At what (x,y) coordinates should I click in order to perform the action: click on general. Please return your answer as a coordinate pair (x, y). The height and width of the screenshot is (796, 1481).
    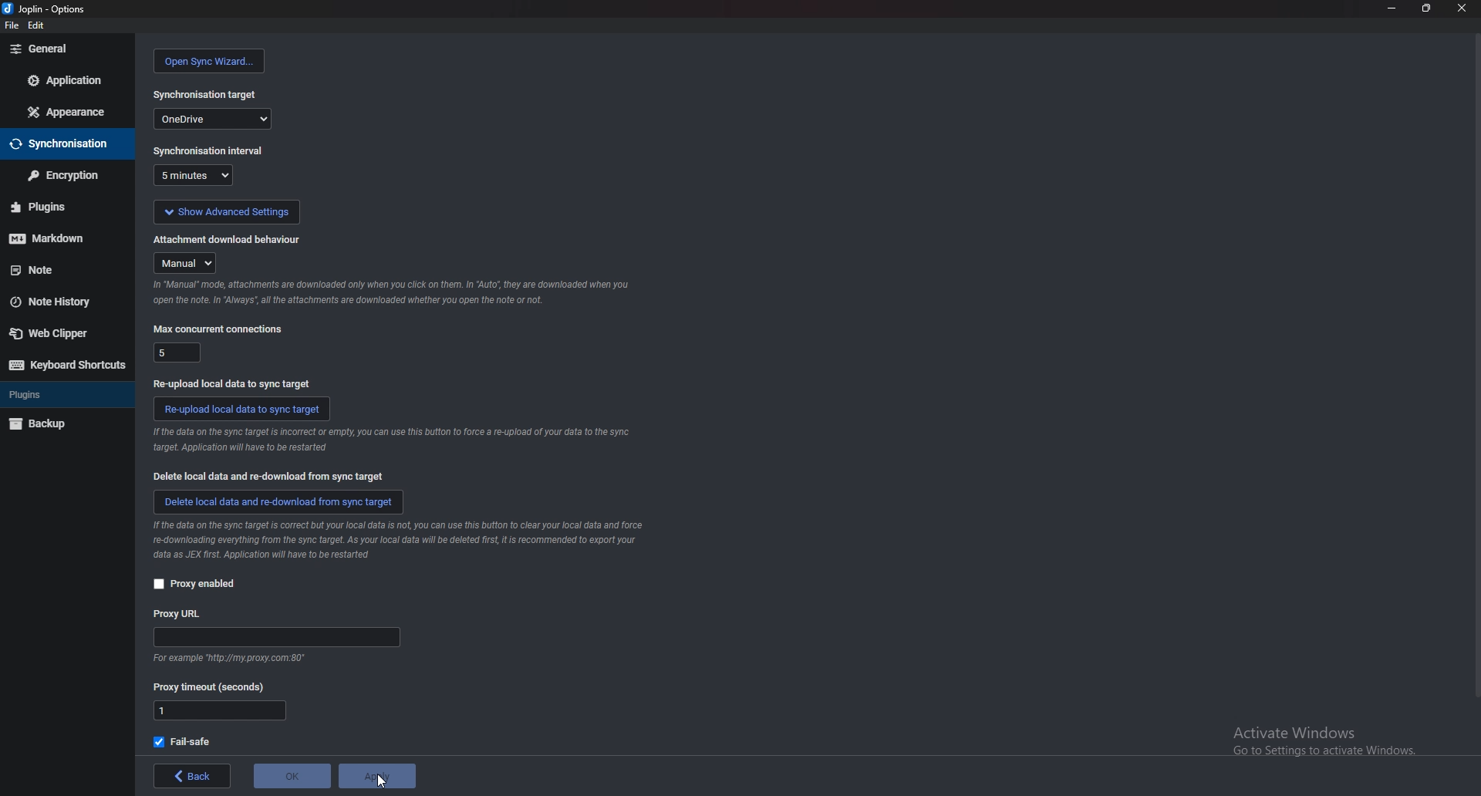
    Looking at the image, I should click on (66, 50).